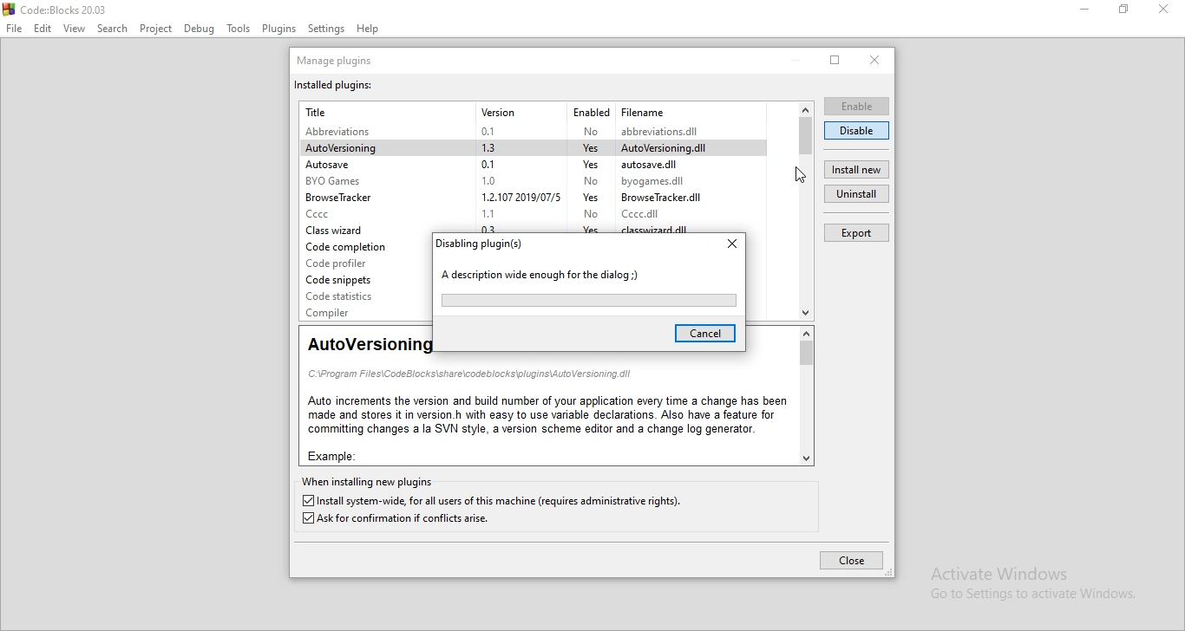 This screenshot has width=1185, height=631. I want to click on Auto increments the version and build number of your application every time a change has beenmade and stores it in version. h with easy to use variable declarations. Also have a feature for‘committing changes a la SVN style, a version scheme editor and a change log generator., so click(545, 414).